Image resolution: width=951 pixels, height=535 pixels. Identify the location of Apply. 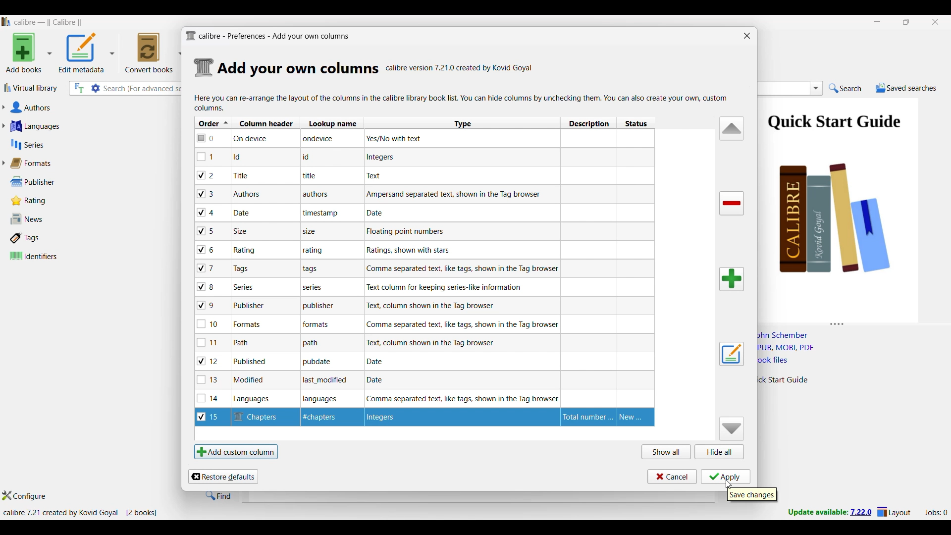
(726, 477).